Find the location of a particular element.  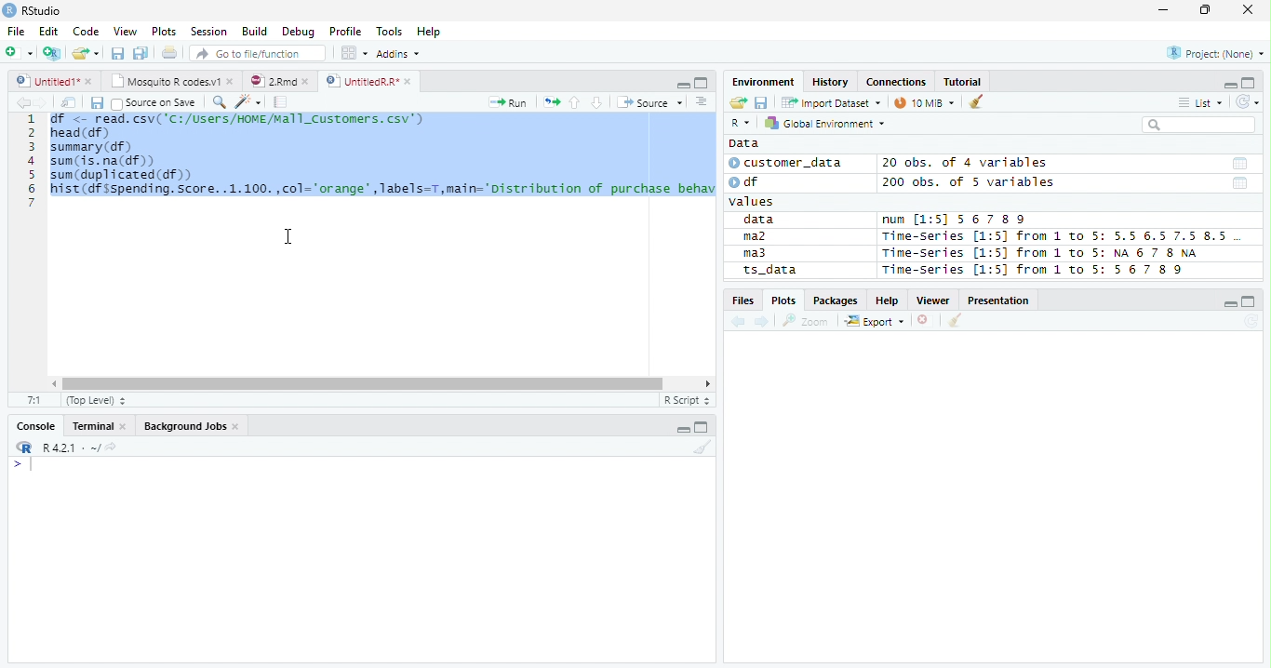

Go to file/function is located at coordinates (255, 54).